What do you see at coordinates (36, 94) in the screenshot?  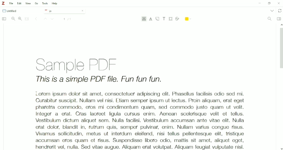 I see `Cursor` at bounding box center [36, 94].